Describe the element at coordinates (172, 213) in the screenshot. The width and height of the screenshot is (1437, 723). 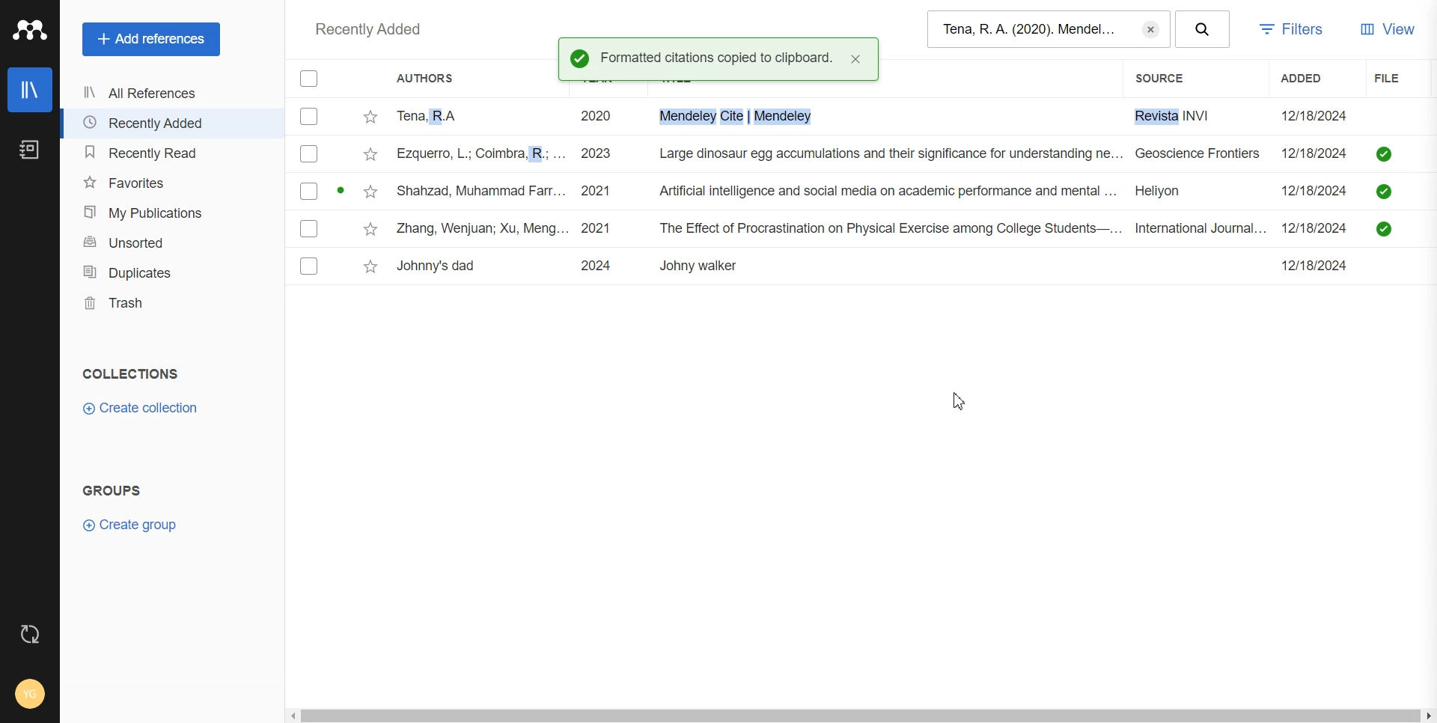
I see `My publication` at that location.